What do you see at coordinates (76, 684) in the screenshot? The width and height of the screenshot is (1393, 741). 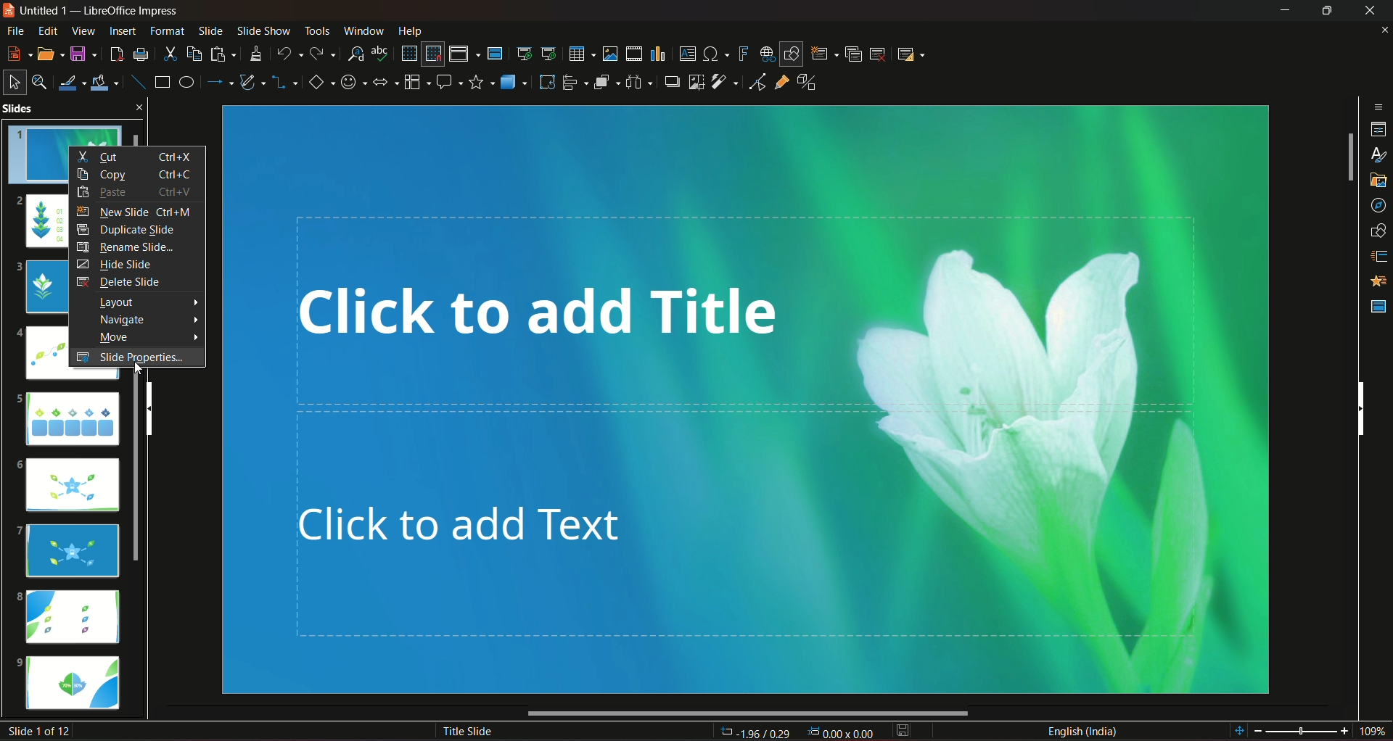 I see `slide 9` at bounding box center [76, 684].